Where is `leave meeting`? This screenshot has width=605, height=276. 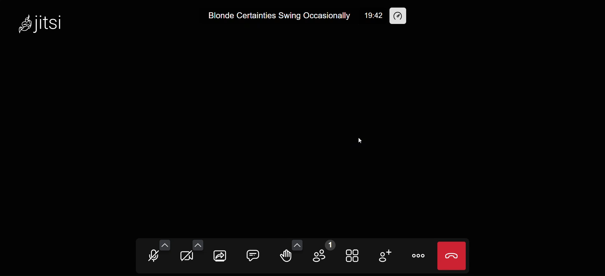
leave meeting is located at coordinates (452, 256).